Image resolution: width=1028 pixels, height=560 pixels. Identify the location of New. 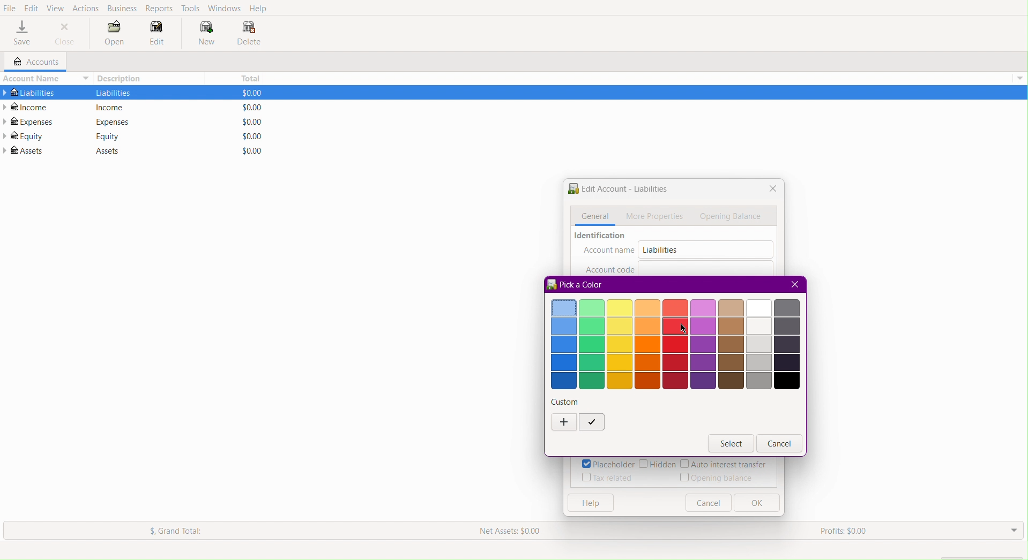
(202, 33).